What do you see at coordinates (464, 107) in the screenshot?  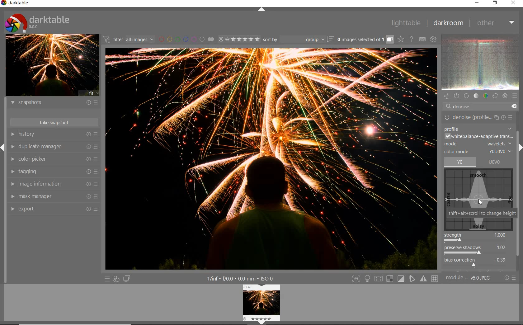 I see `DENOISE` at bounding box center [464, 107].